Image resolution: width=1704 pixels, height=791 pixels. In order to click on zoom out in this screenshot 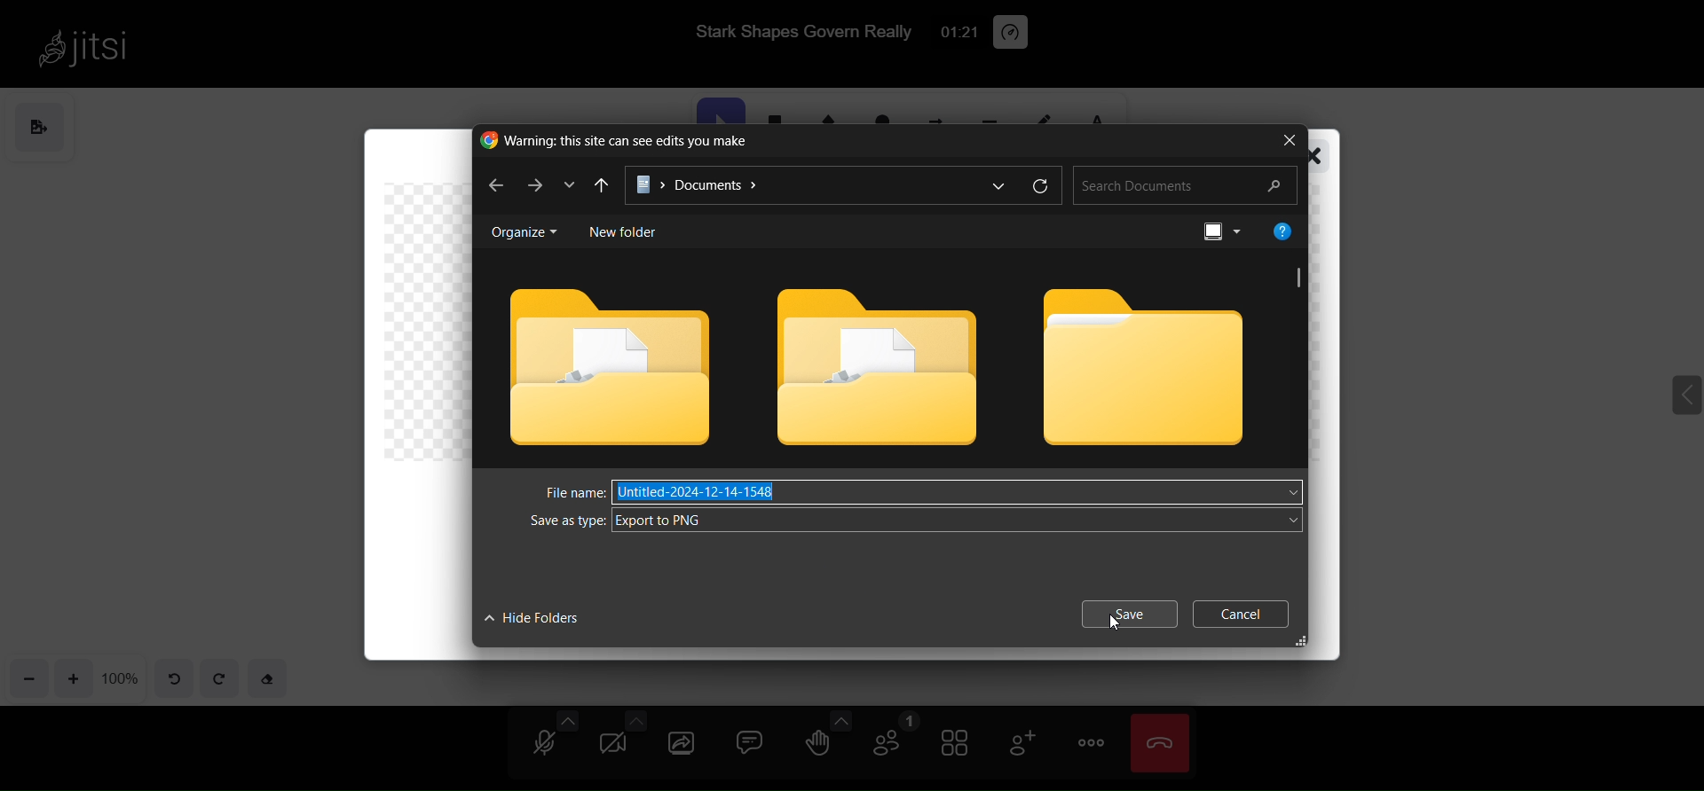, I will do `click(28, 679)`.